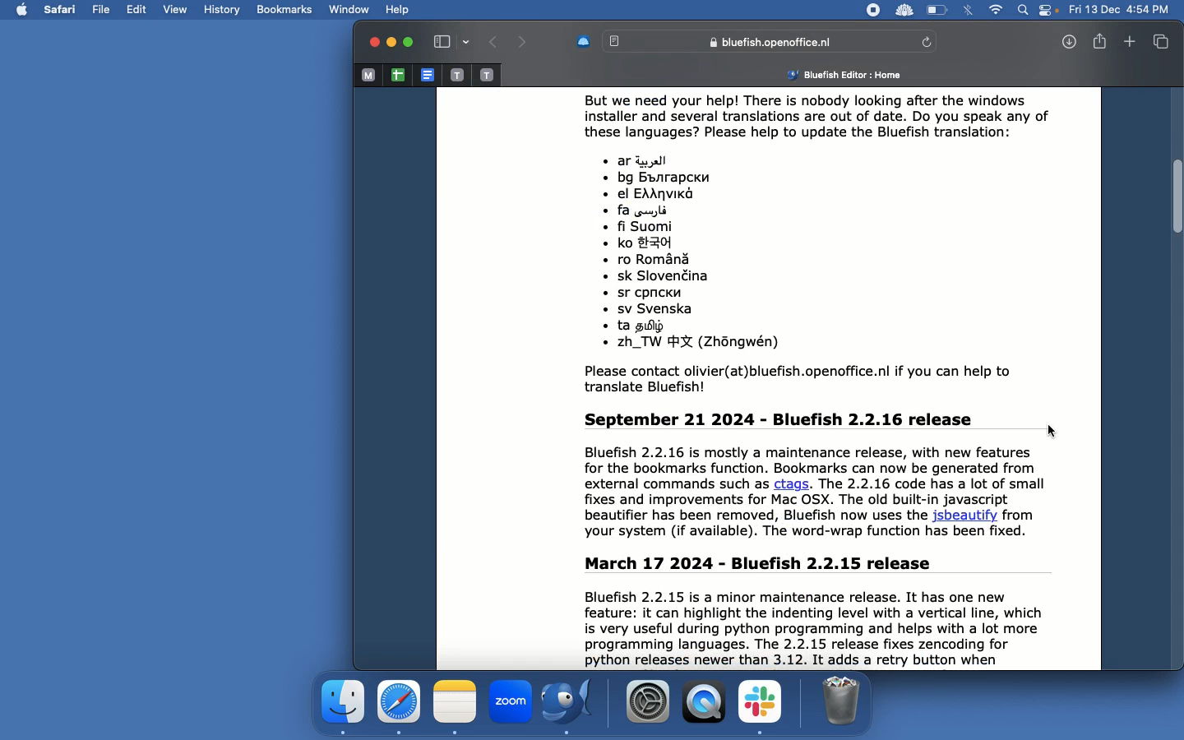 The image size is (1184, 740). Describe the element at coordinates (522, 41) in the screenshot. I see `Forward ` at that location.